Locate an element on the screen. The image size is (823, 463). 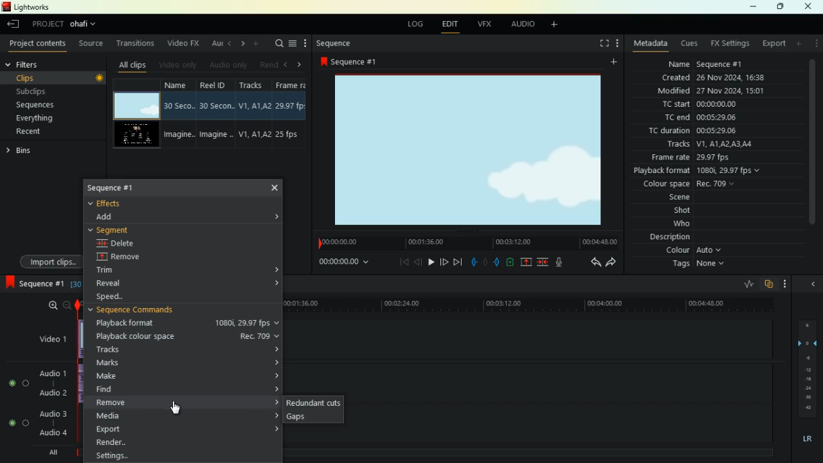
make is located at coordinates (186, 377).